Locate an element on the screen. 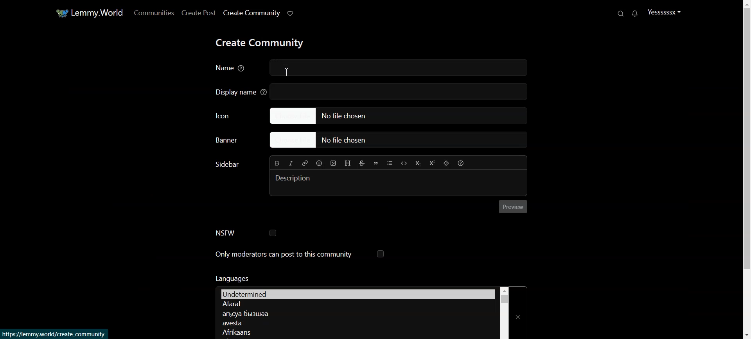  Choose file is located at coordinates (399, 141).